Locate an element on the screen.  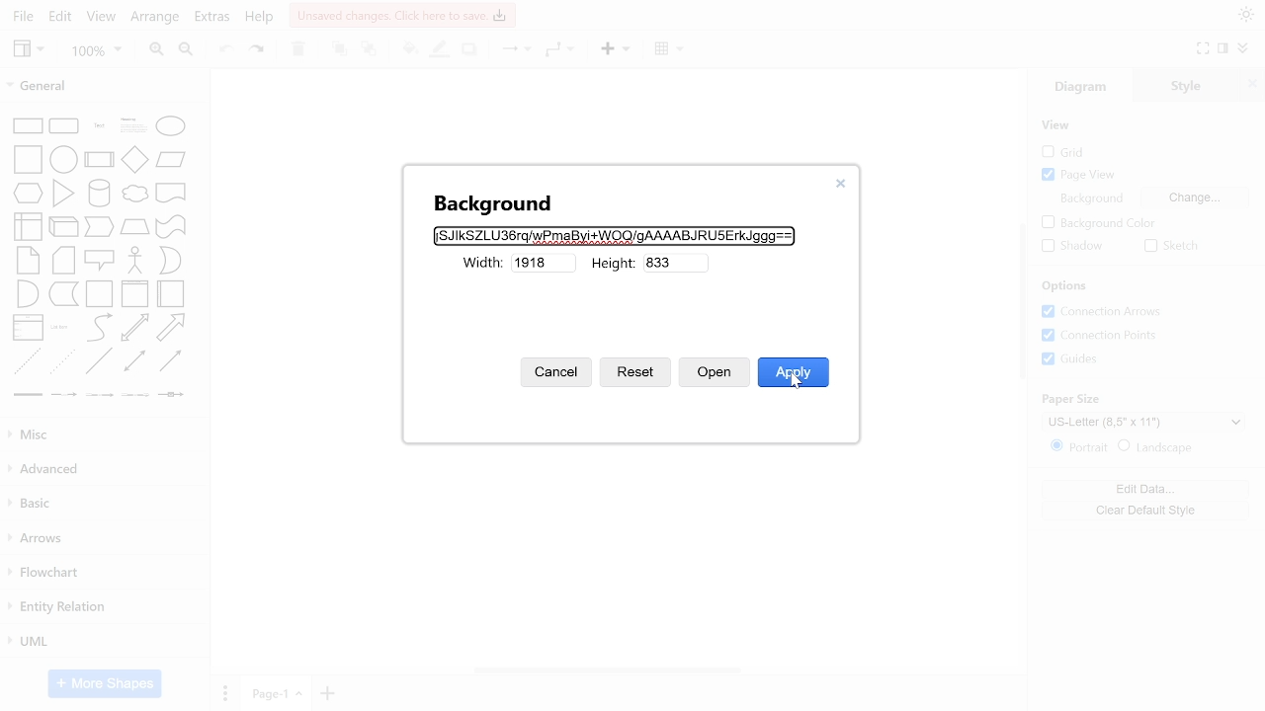
edit is located at coordinates (62, 16).